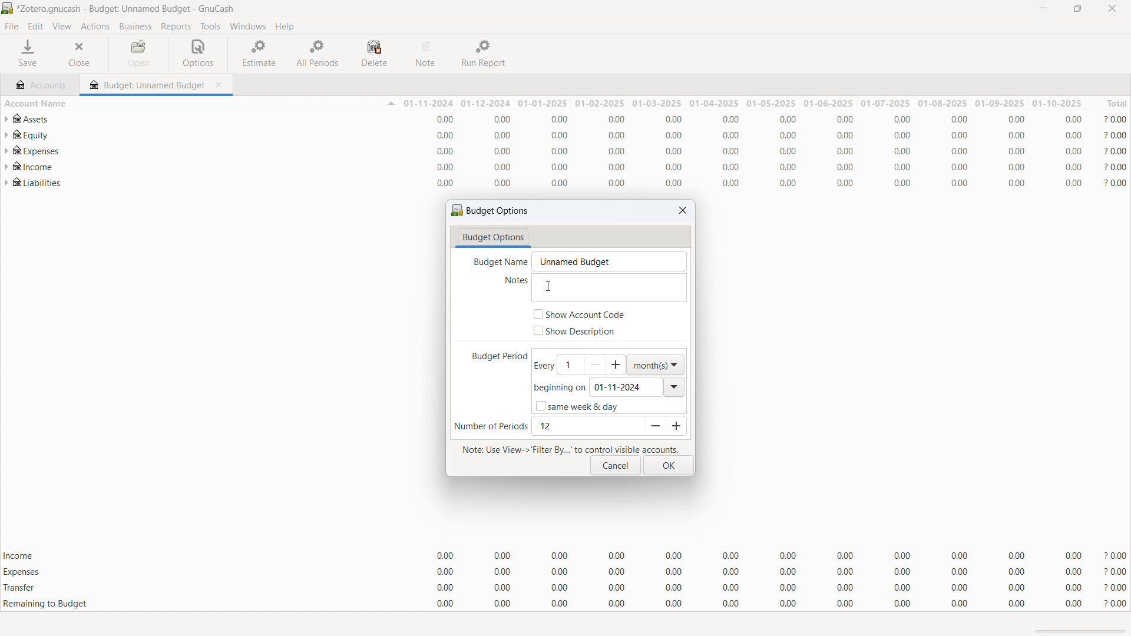  Describe the element at coordinates (127, 9) in the screenshot. I see `file name` at that location.